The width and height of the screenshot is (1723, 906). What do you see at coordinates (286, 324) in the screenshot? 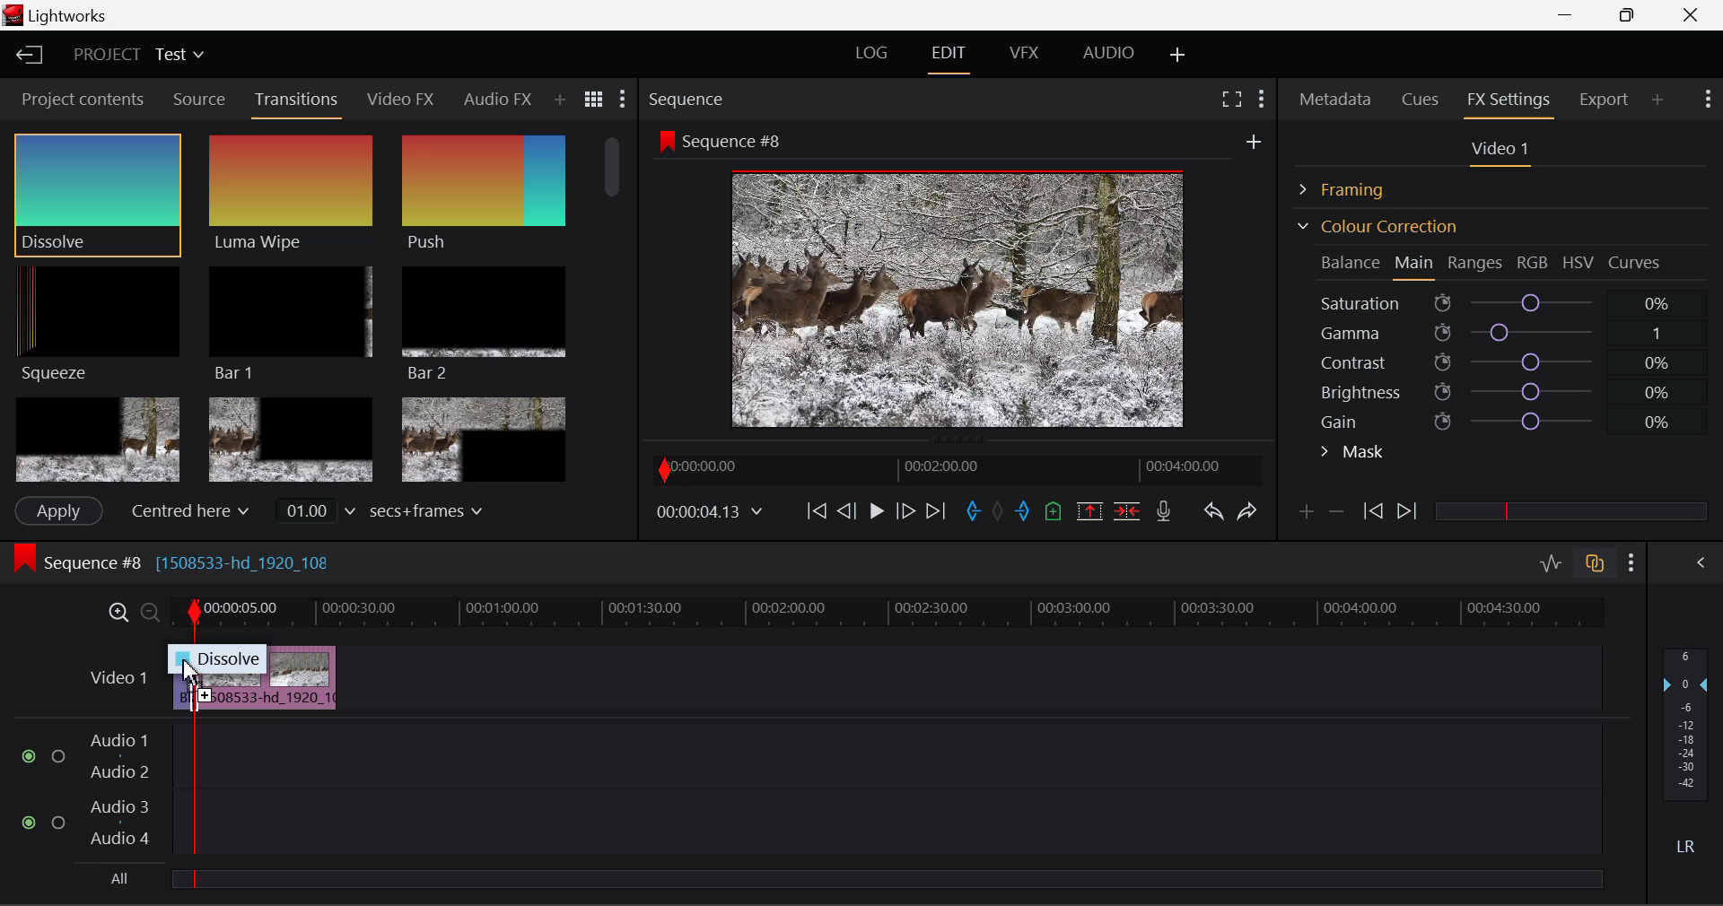
I see `Bar 1` at bounding box center [286, 324].